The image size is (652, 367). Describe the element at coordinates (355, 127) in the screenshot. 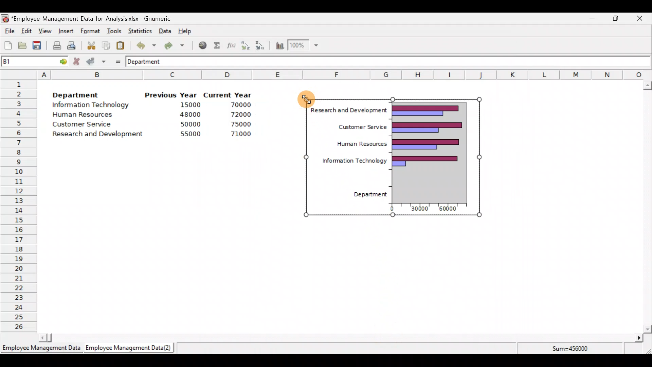

I see `Customer Service` at that location.